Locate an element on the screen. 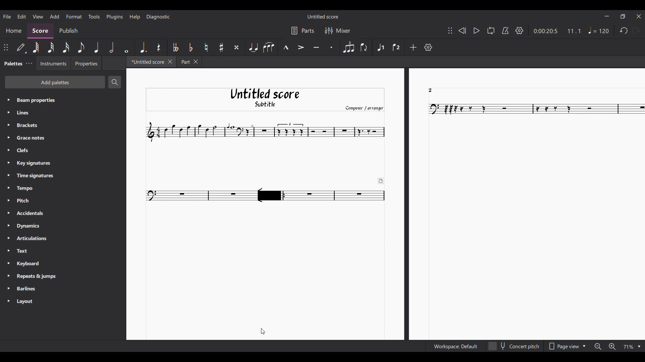  Flip direction is located at coordinates (365, 47).